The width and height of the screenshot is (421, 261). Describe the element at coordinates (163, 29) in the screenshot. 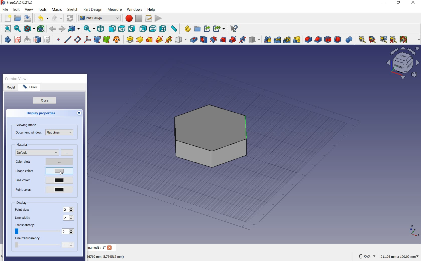

I see `left` at that location.